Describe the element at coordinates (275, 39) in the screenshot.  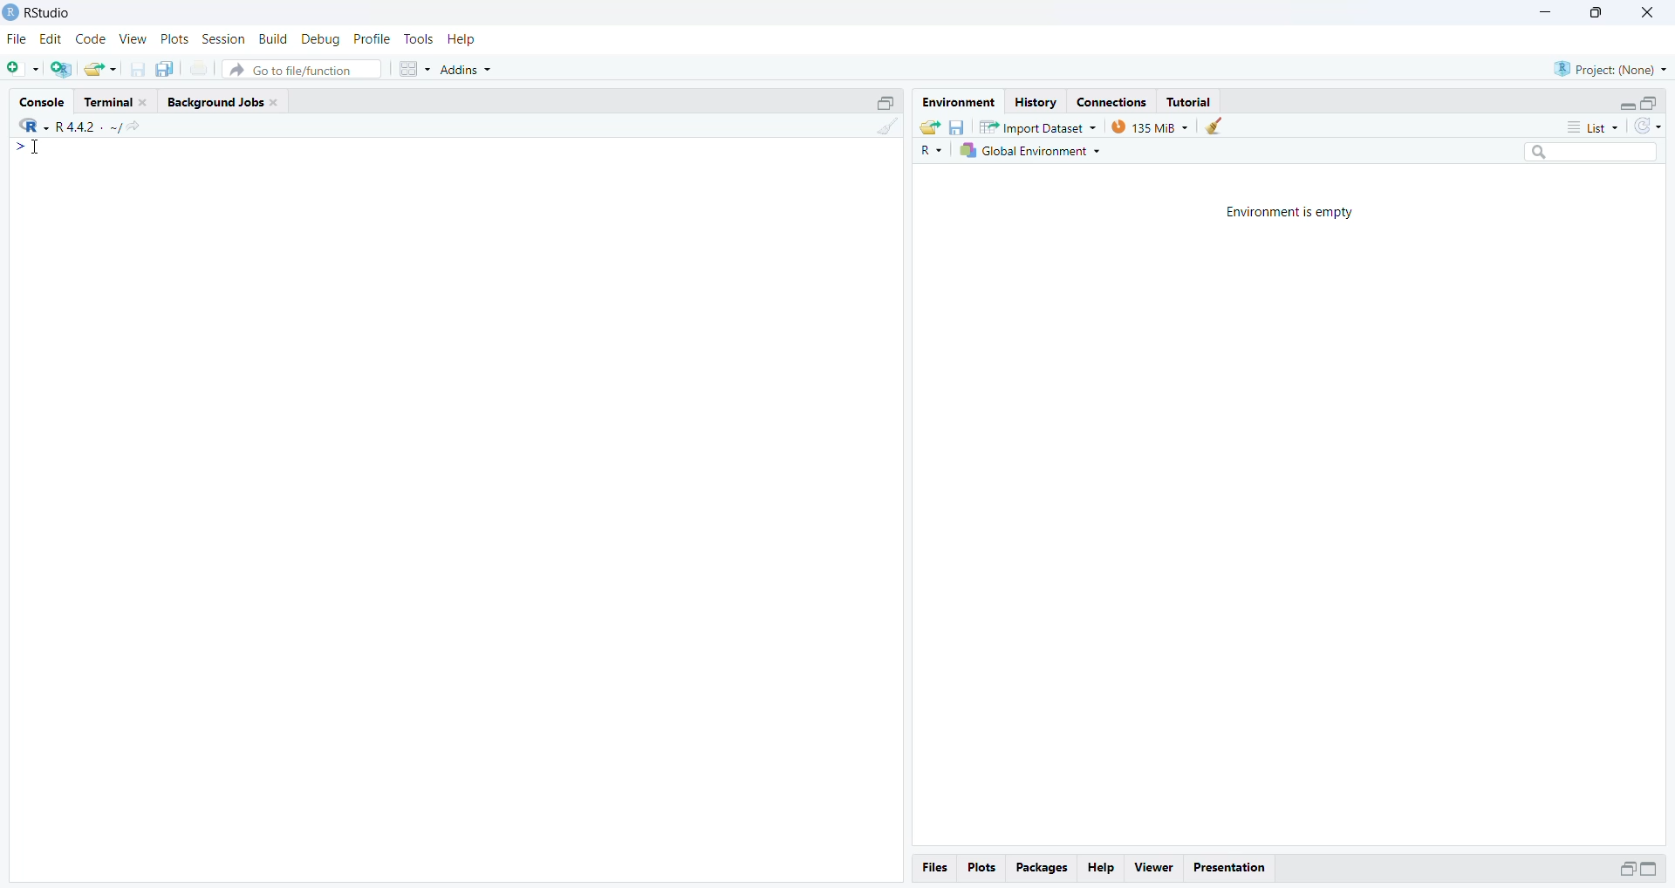
I see `Build` at that location.